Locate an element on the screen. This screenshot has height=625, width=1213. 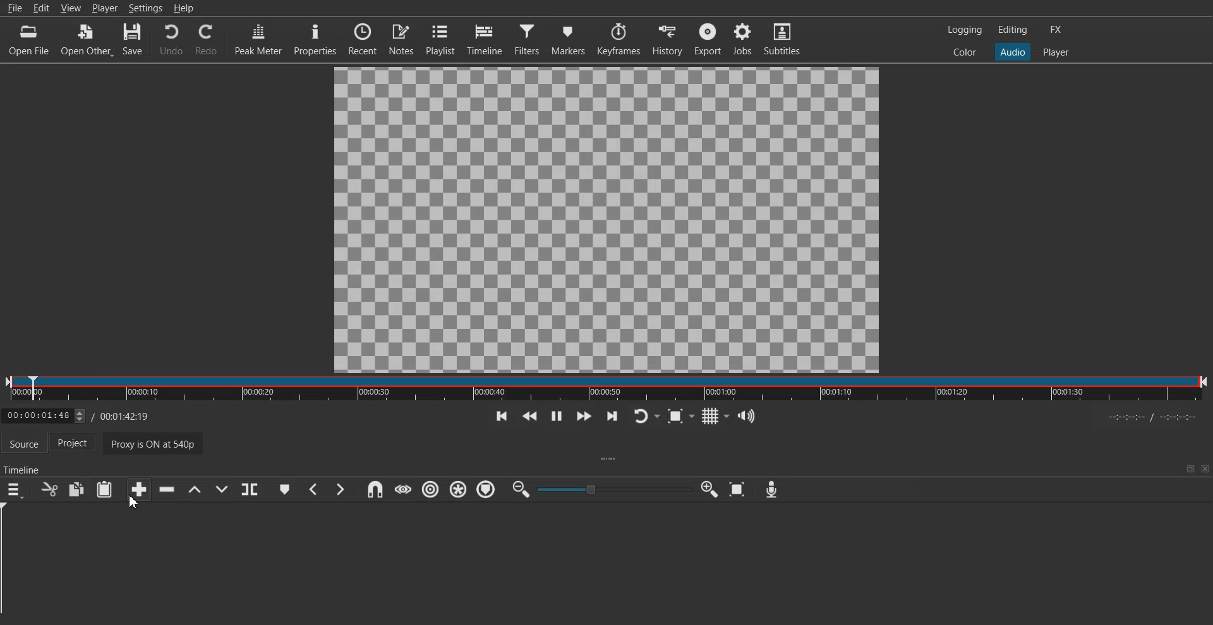
Notes is located at coordinates (402, 39).